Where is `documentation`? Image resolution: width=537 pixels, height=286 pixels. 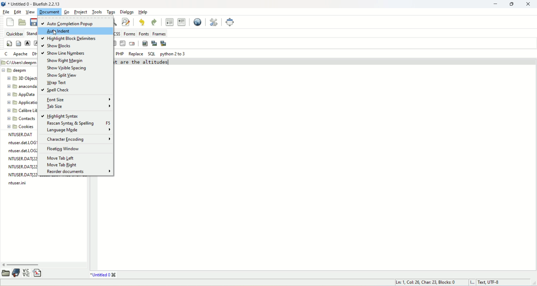 documentation is located at coordinates (16, 273).